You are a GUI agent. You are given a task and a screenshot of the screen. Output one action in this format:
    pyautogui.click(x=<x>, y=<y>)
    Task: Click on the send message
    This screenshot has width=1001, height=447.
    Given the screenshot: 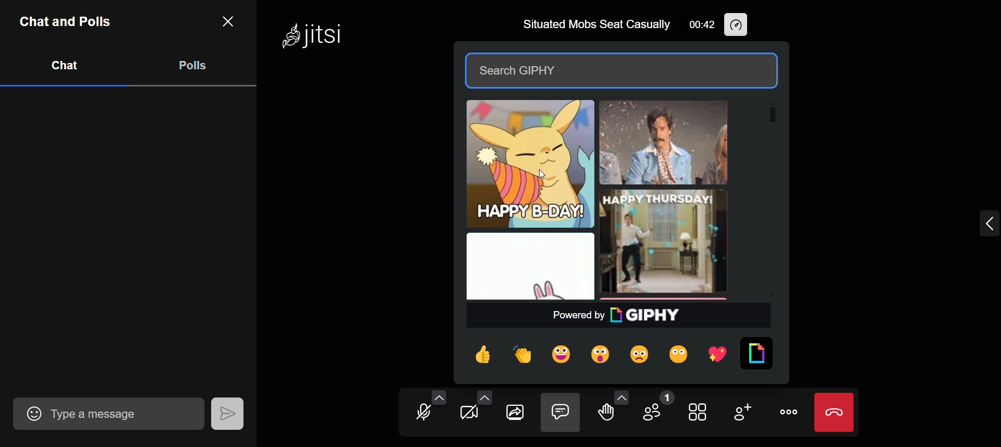 What is the action you would take?
    pyautogui.click(x=226, y=412)
    